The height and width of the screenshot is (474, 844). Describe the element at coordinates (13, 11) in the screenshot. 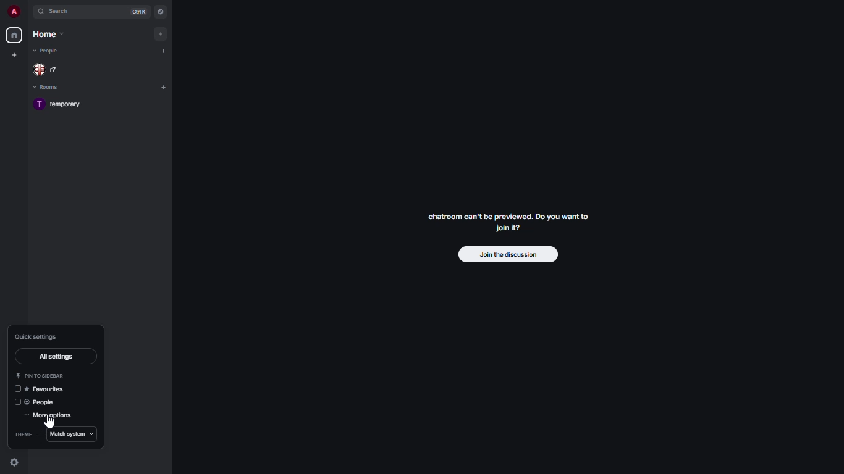

I see `profile` at that location.